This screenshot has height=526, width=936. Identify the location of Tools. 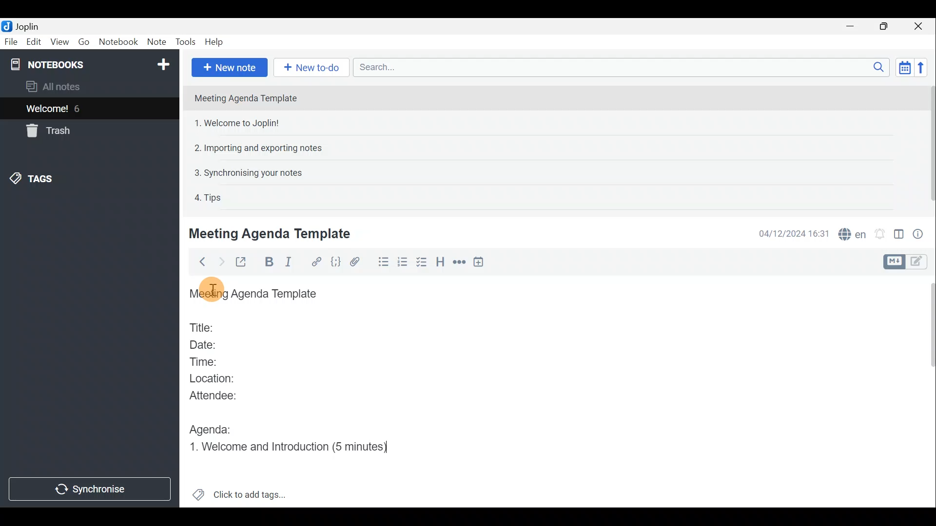
(184, 40).